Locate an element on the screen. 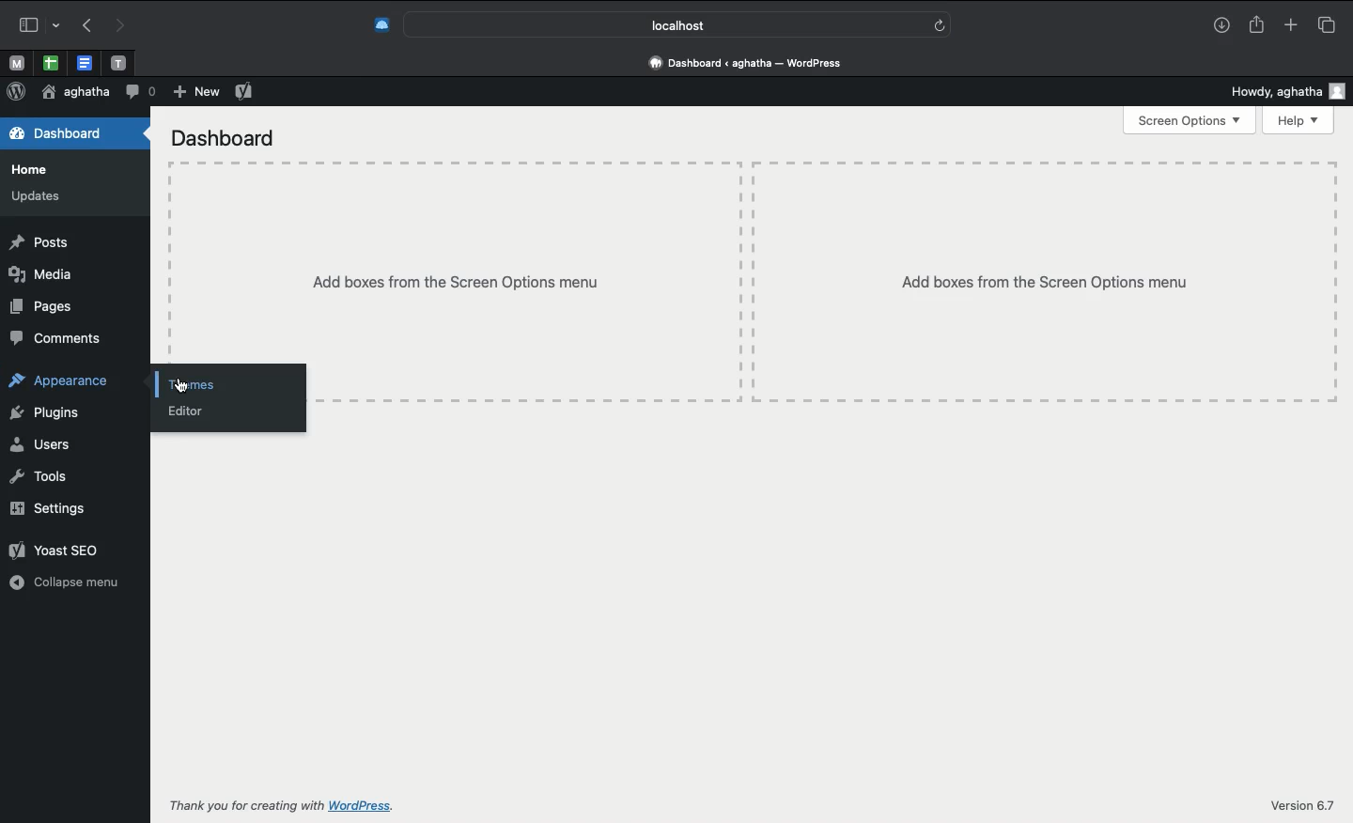 Image resolution: width=1353 pixels, height=823 pixels. Tools is located at coordinates (39, 477).